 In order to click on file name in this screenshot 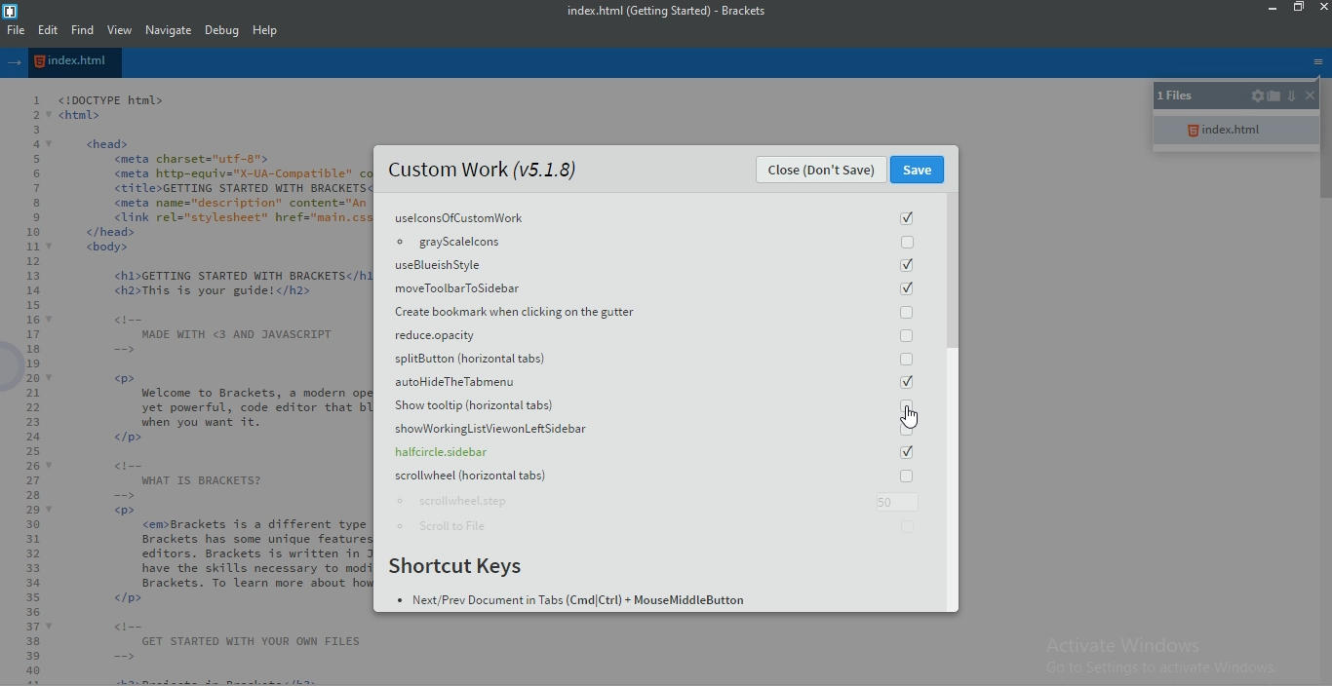, I will do `click(75, 61)`.